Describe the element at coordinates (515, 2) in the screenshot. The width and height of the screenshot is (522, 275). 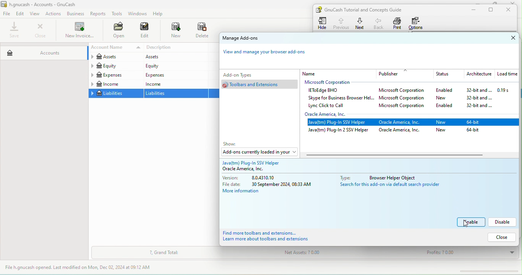
I see `close` at that location.